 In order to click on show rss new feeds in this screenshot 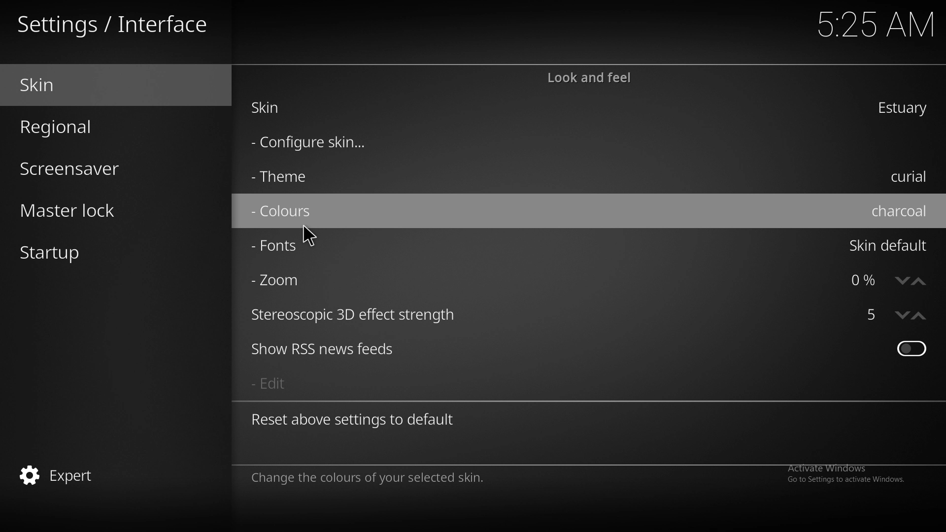, I will do `click(326, 352)`.